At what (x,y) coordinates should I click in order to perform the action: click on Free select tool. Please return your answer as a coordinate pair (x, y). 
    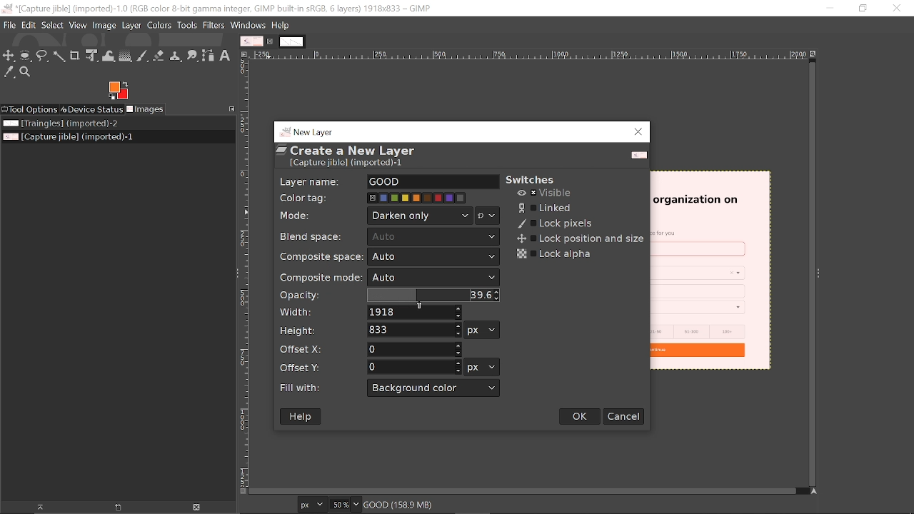
    Looking at the image, I should click on (42, 56).